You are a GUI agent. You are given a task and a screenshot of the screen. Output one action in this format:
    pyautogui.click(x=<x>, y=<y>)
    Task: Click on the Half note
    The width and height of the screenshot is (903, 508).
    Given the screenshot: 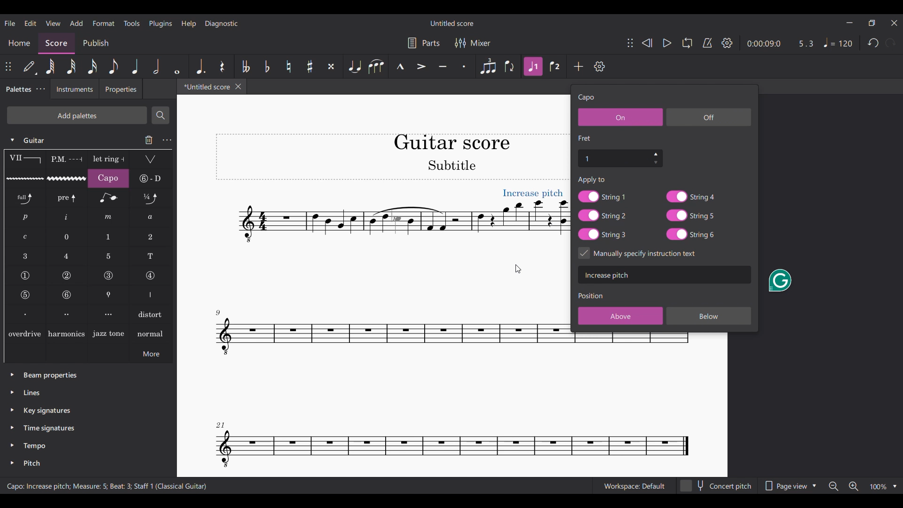 What is the action you would take?
    pyautogui.click(x=157, y=66)
    